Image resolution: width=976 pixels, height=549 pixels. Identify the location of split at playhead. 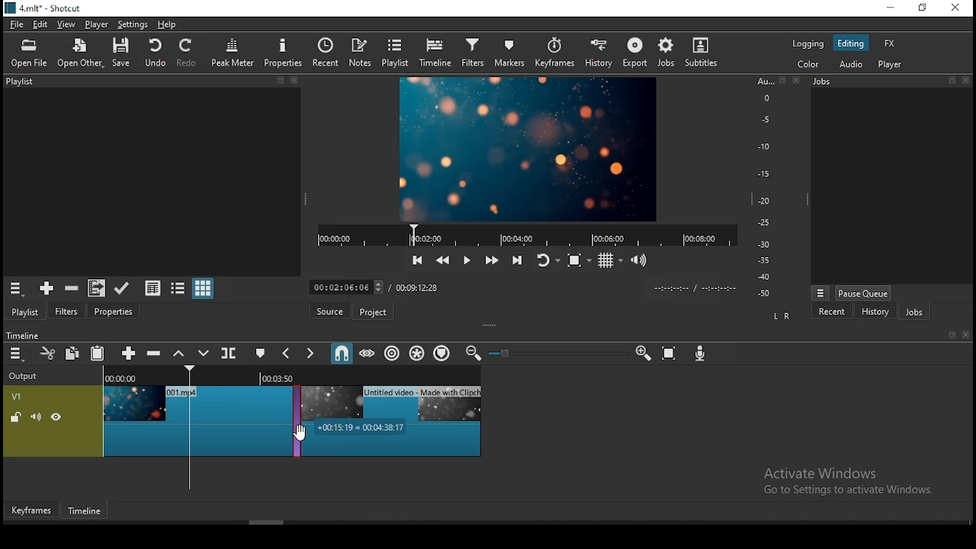
(230, 352).